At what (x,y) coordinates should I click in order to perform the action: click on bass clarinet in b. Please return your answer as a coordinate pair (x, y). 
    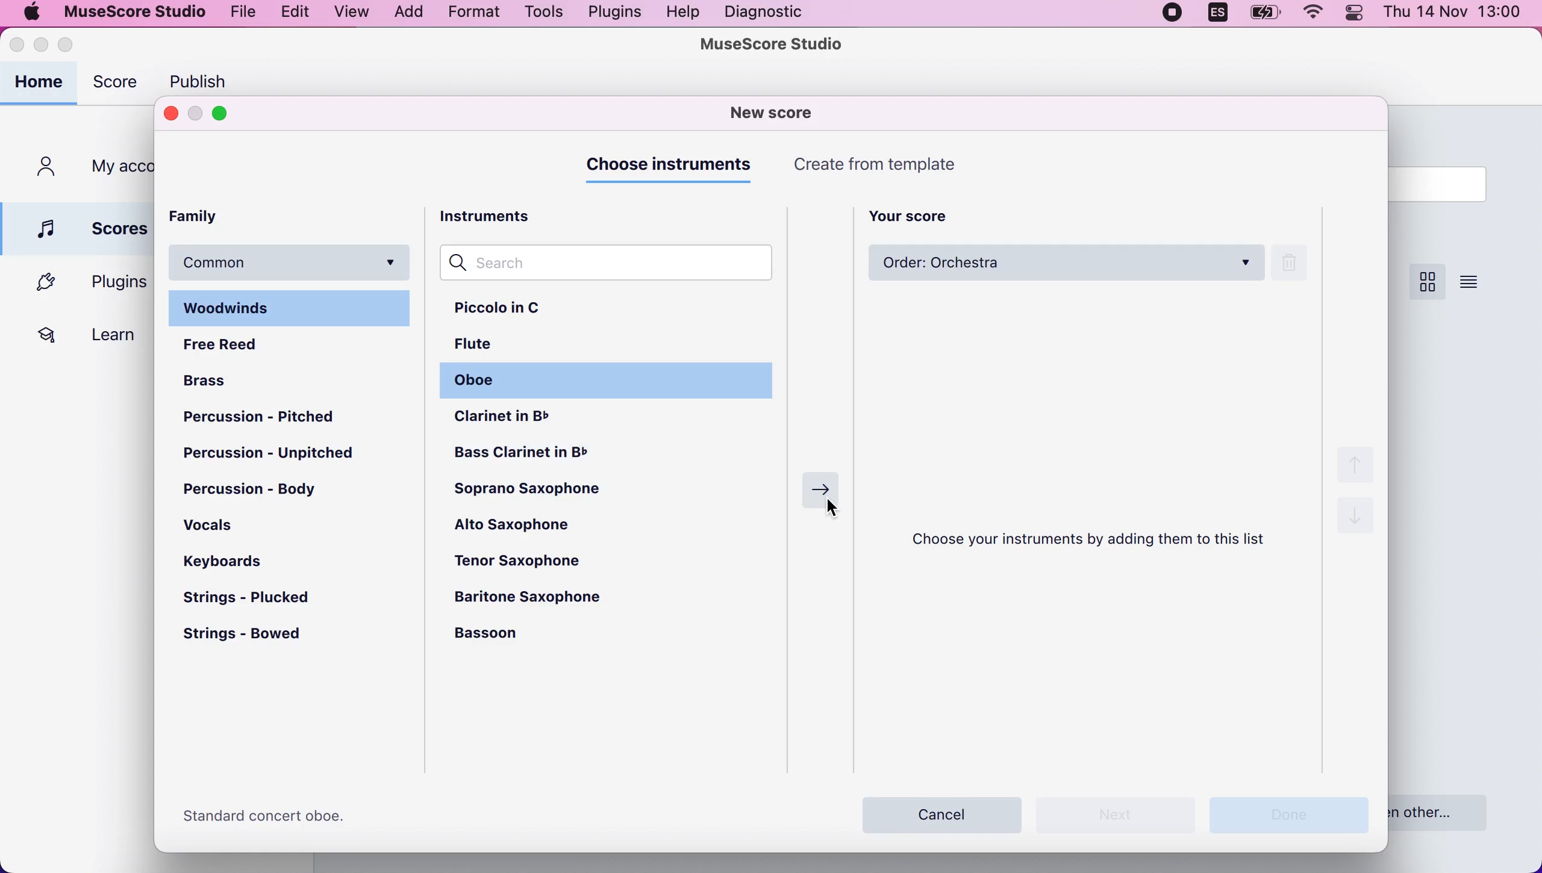
    Looking at the image, I should click on (610, 454).